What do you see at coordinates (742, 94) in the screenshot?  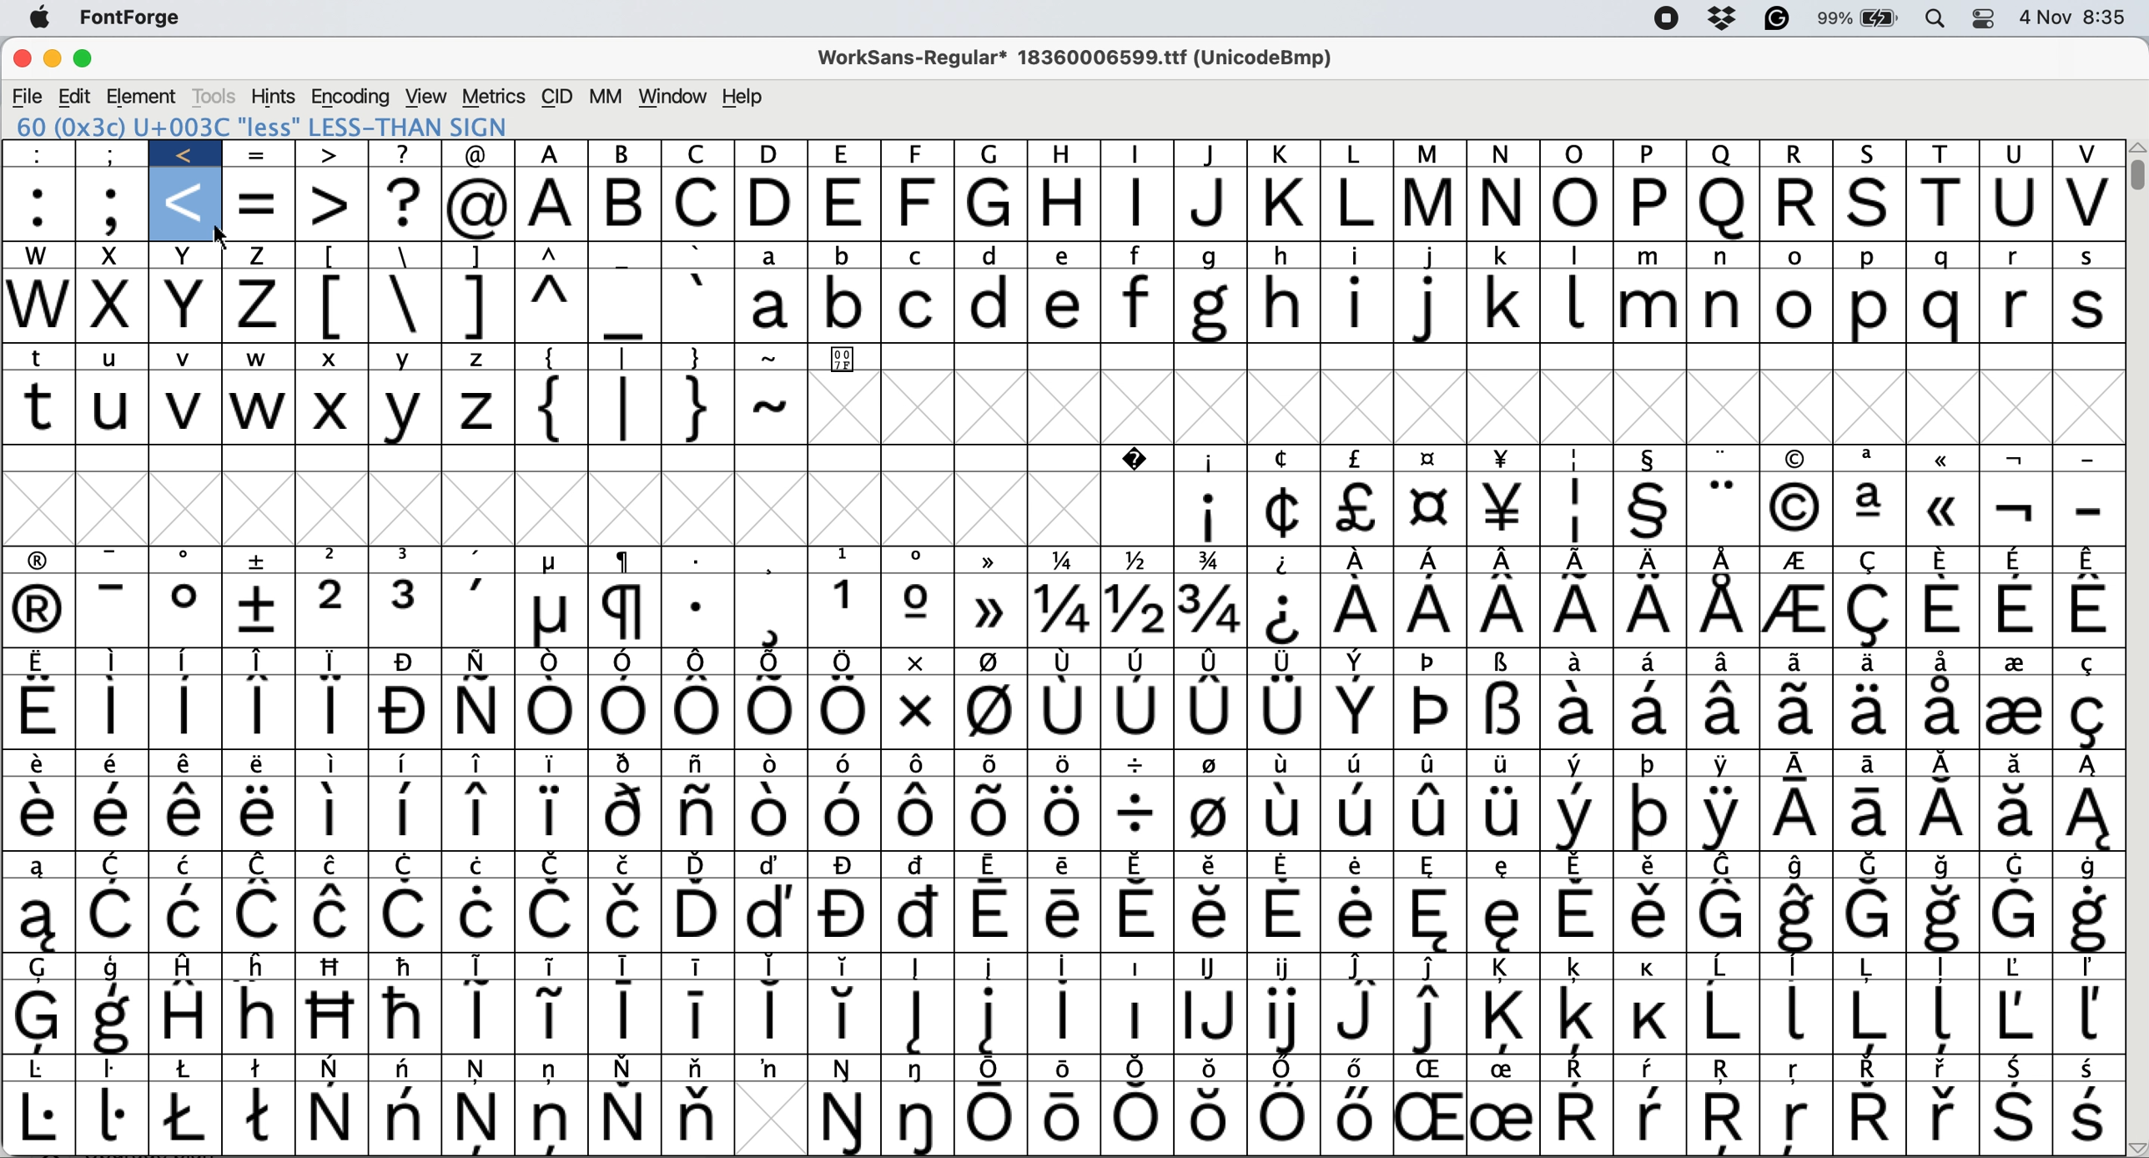 I see `help` at bounding box center [742, 94].